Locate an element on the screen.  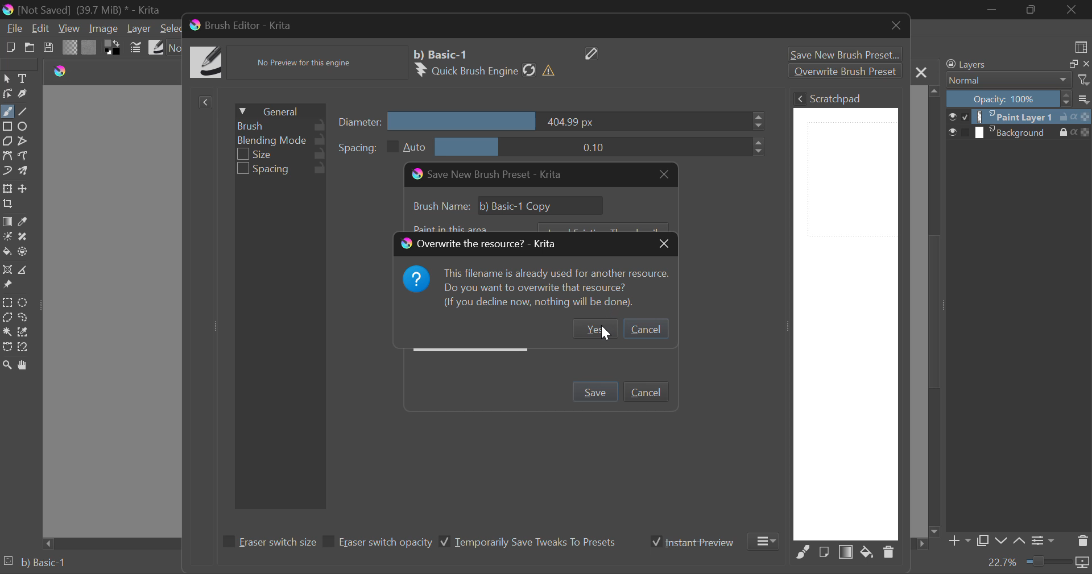
Open is located at coordinates (28, 47).